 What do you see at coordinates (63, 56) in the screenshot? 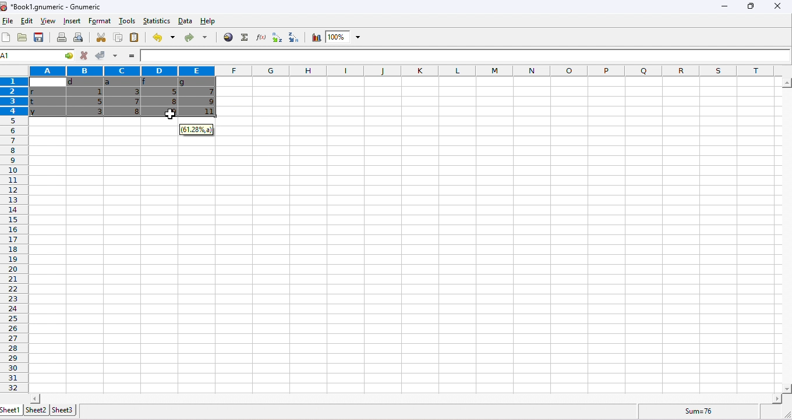
I see `cell functions` at bounding box center [63, 56].